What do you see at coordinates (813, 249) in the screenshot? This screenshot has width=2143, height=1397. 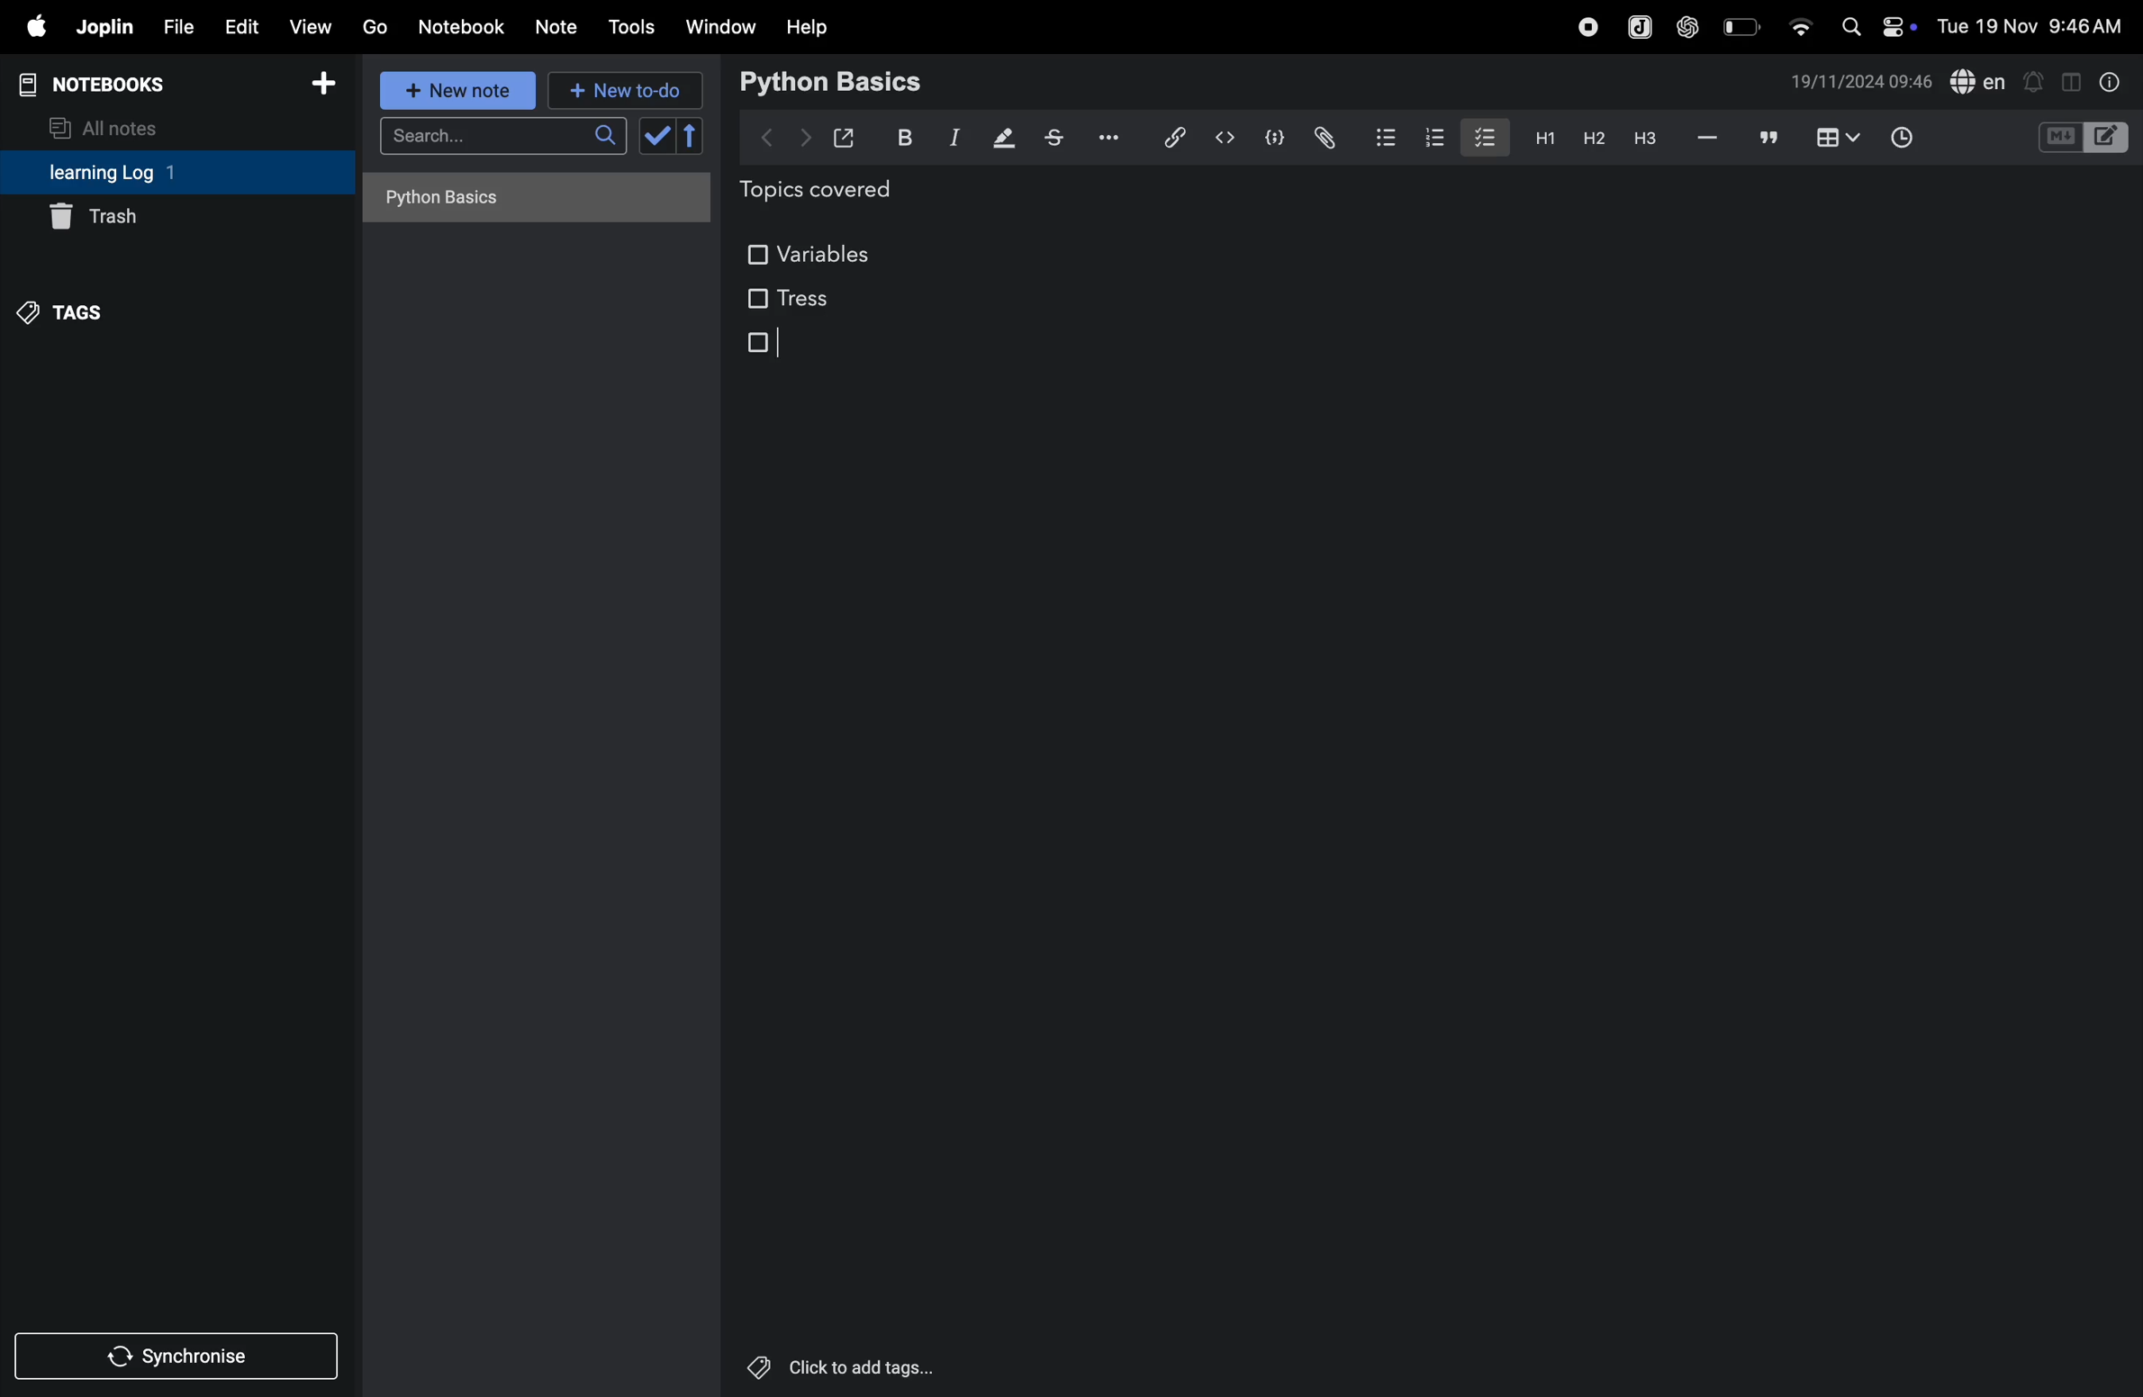 I see `variables` at bounding box center [813, 249].